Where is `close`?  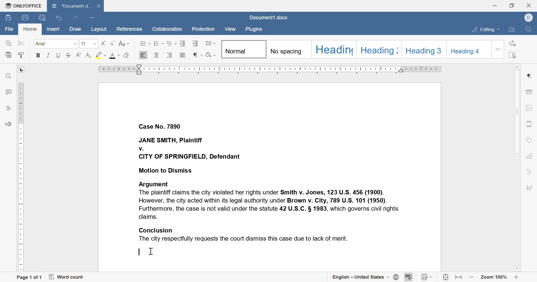
close is located at coordinates (529, 5).